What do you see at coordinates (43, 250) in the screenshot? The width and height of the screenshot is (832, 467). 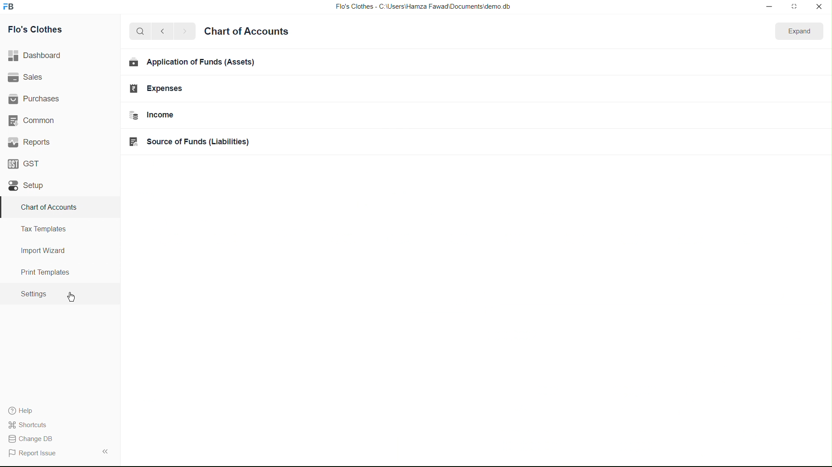 I see `Import Wizard` at bounding box center [43, 250].